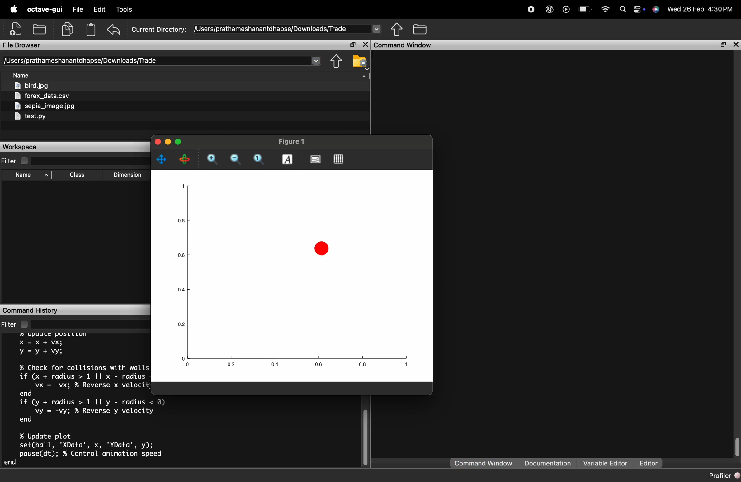  I want to click on  bird.jpg, so click(32, 85).